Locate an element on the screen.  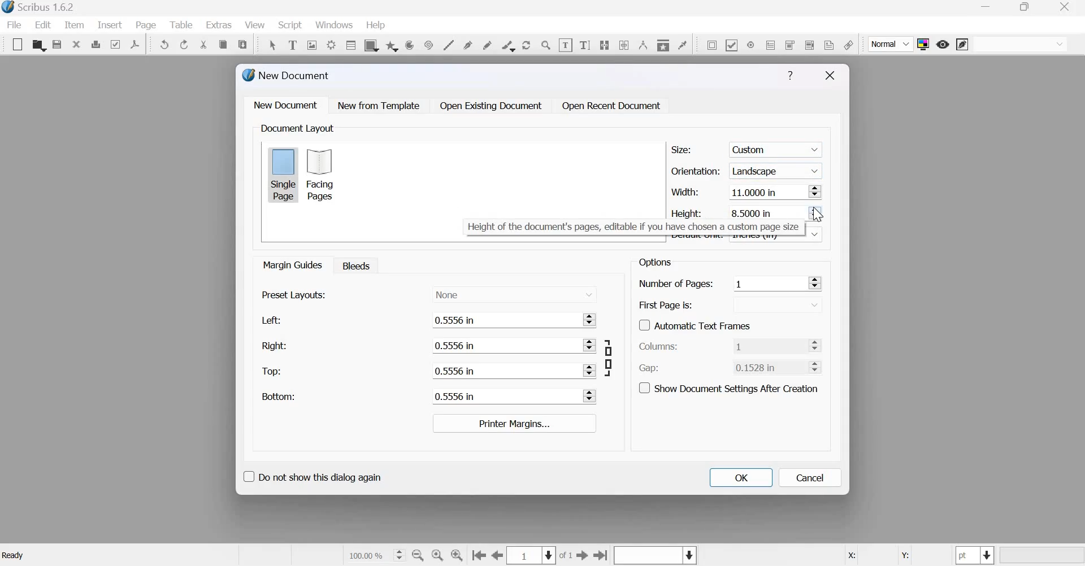
Facing pages is located at coordinates (323, 175).